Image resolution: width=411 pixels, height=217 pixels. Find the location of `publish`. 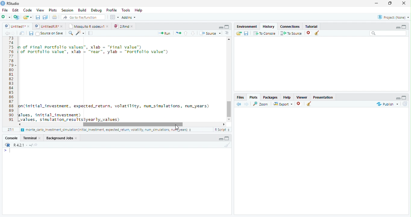

publish is located at coordinates (387, 104).